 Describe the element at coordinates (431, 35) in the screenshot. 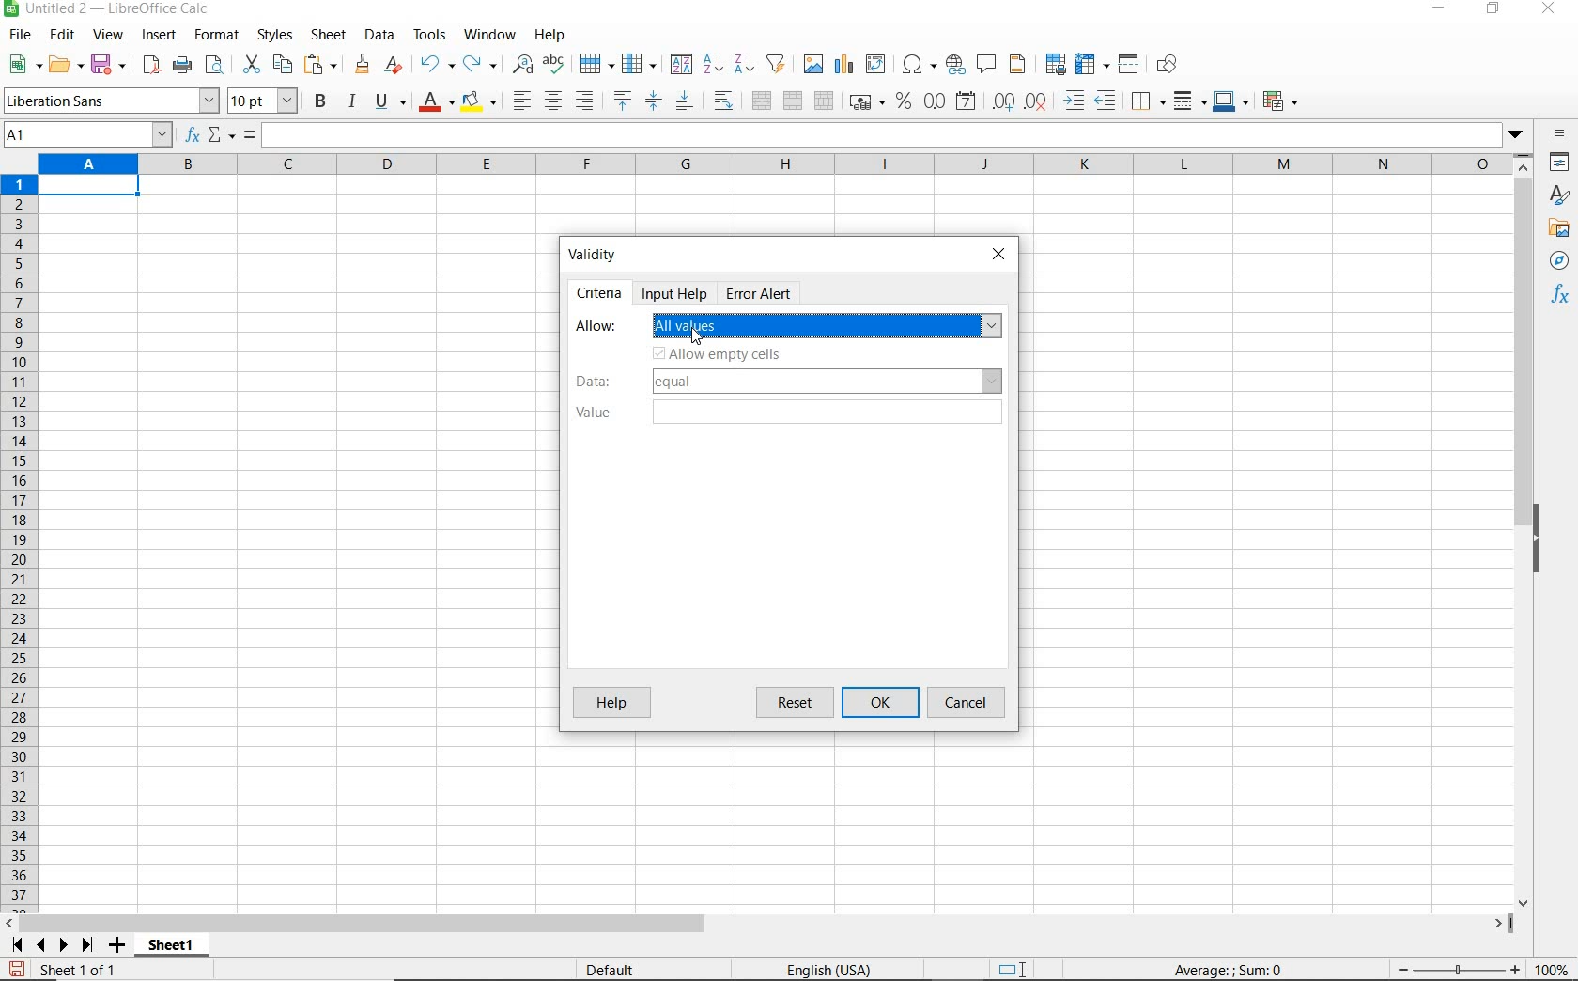

I see `tools` at that location.